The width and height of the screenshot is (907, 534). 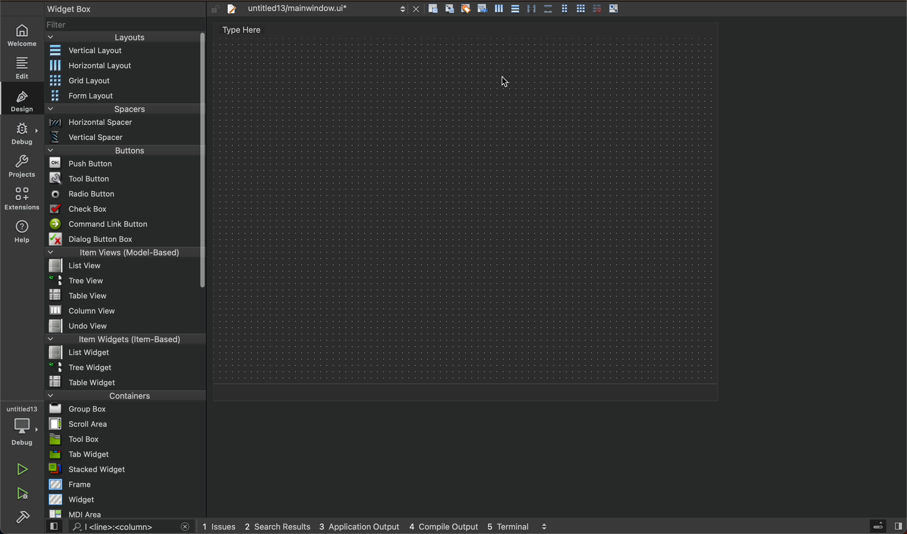 What do you see at coordinates (123, 326) in the screenshot?
I see `undo view` at bounding box center [123, 326].